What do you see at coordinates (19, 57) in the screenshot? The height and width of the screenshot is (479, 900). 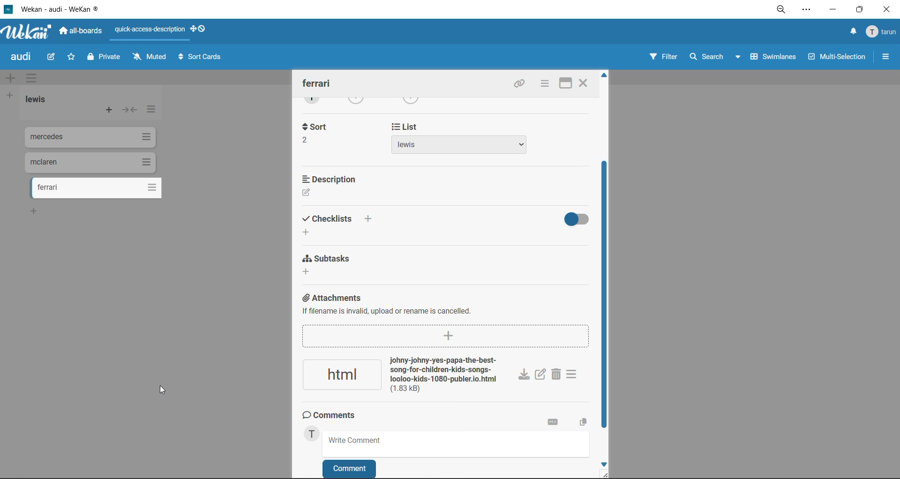 I see `board title` at bounding box center [19, 57].